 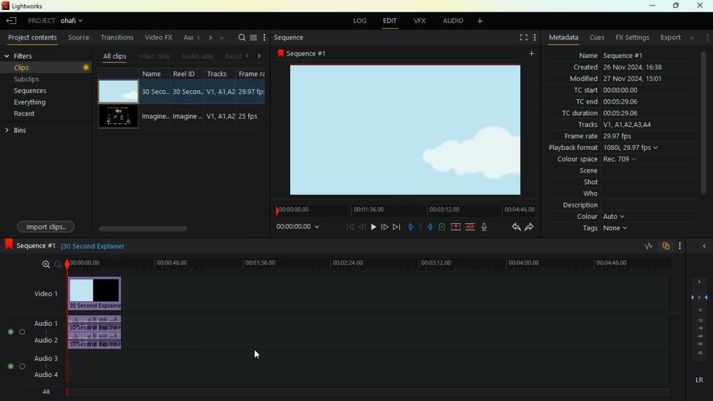 I want to click on project, so click(x=59, y=21).